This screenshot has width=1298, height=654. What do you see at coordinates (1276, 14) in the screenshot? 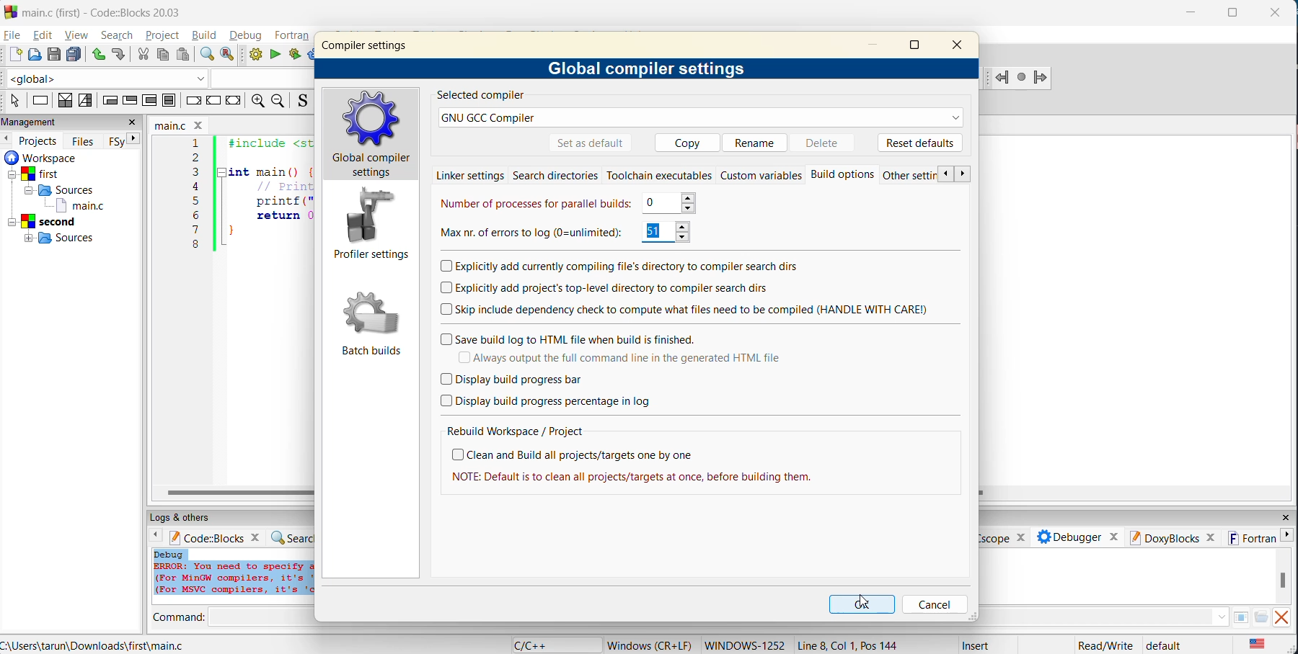
I see `close` at bounding box center [1276, 14].